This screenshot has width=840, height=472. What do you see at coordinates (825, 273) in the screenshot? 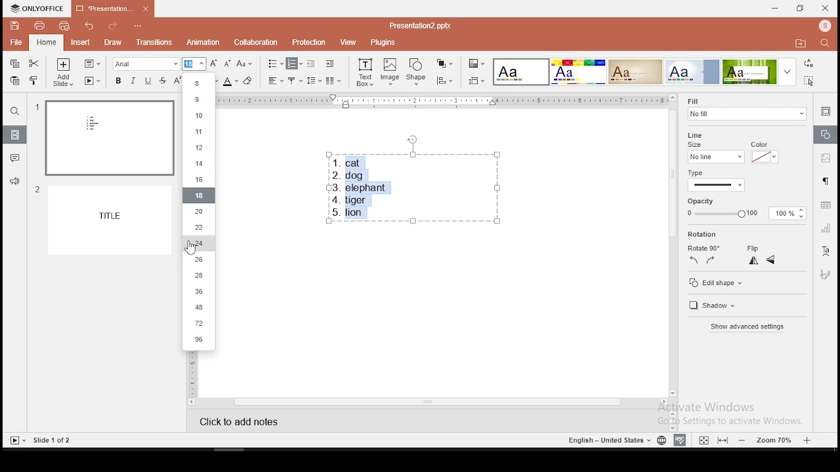
I see `` at bounding box center [825, 273].